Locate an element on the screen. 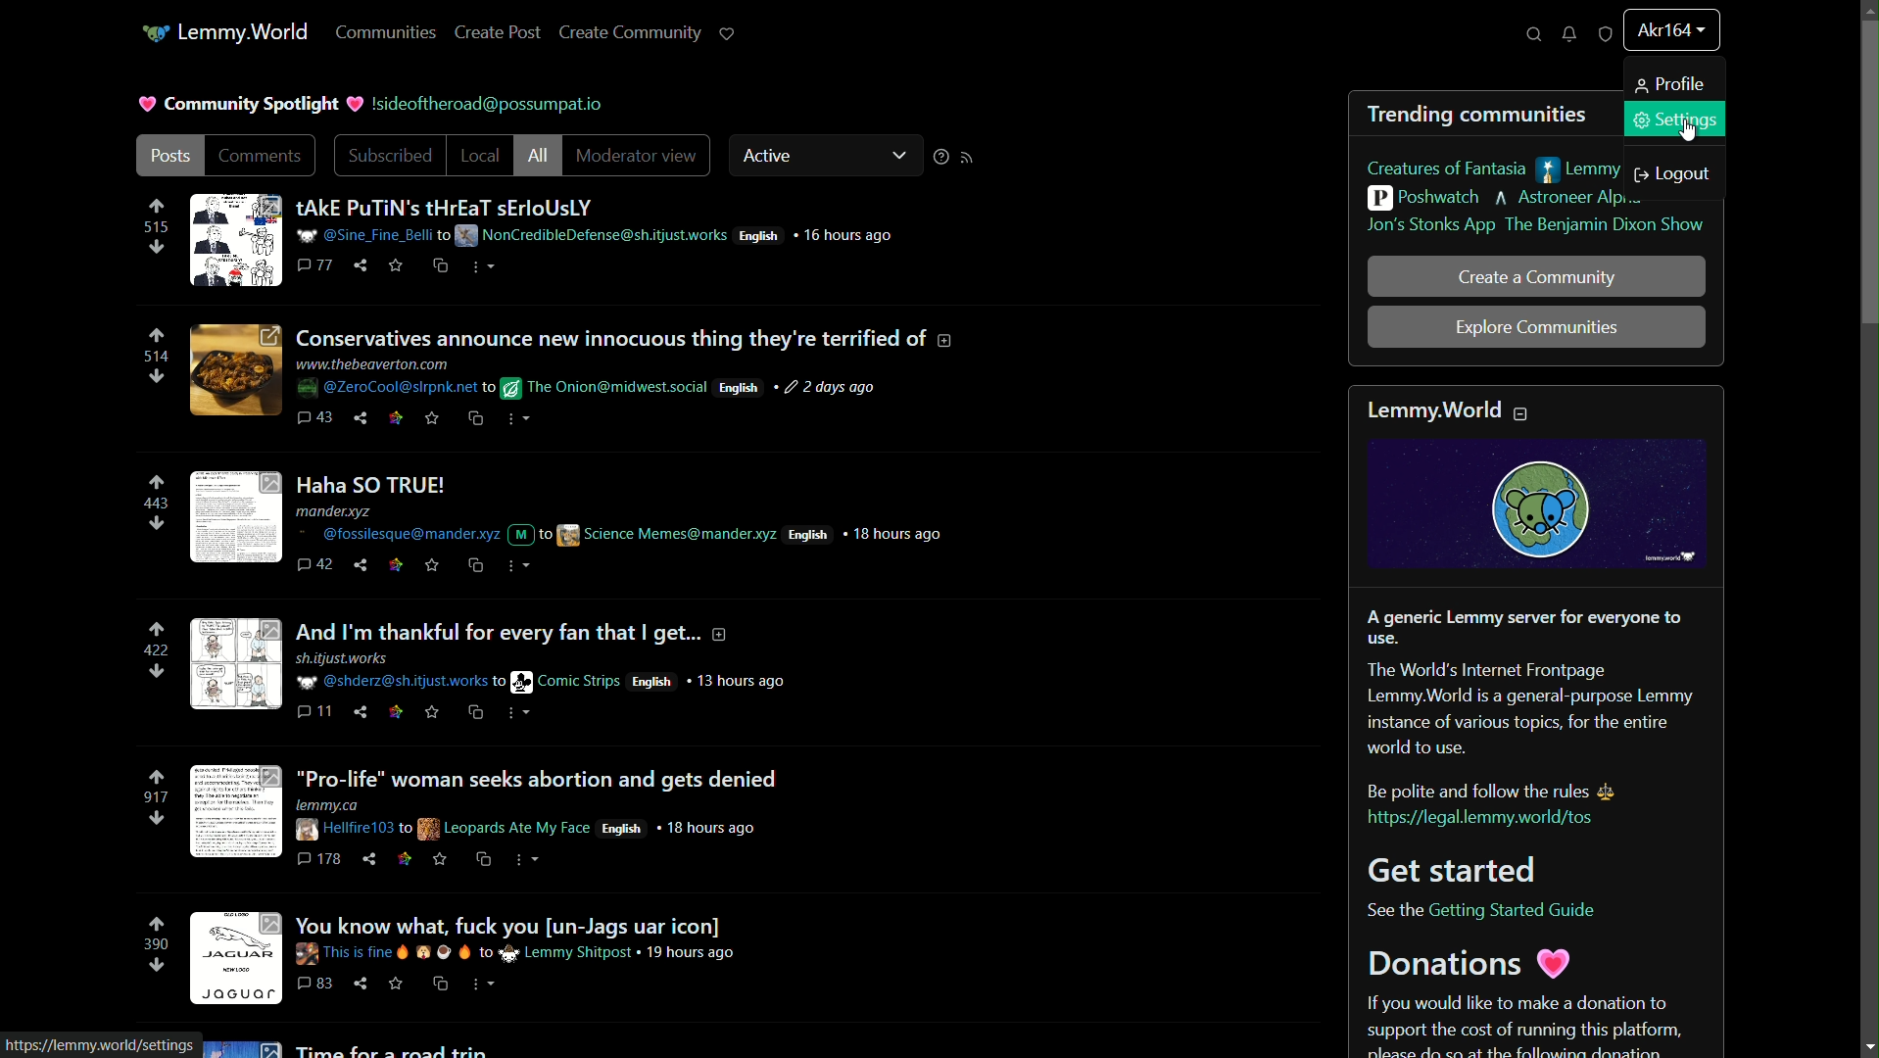 The height and width of the screenshot is (1058, 1879). icon is located at coordinates (152, 35).